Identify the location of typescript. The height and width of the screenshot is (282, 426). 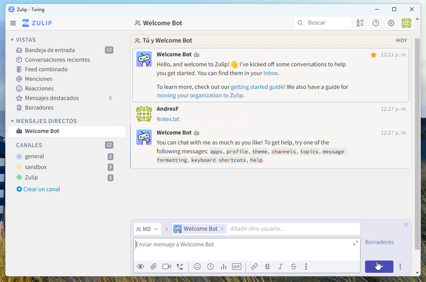
(294, 267).